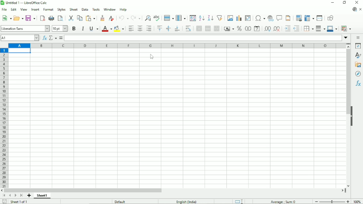 Image resolution: width=363 pixels, height=204 pixels. I want to click on Add decimal place, so click(267, 29).